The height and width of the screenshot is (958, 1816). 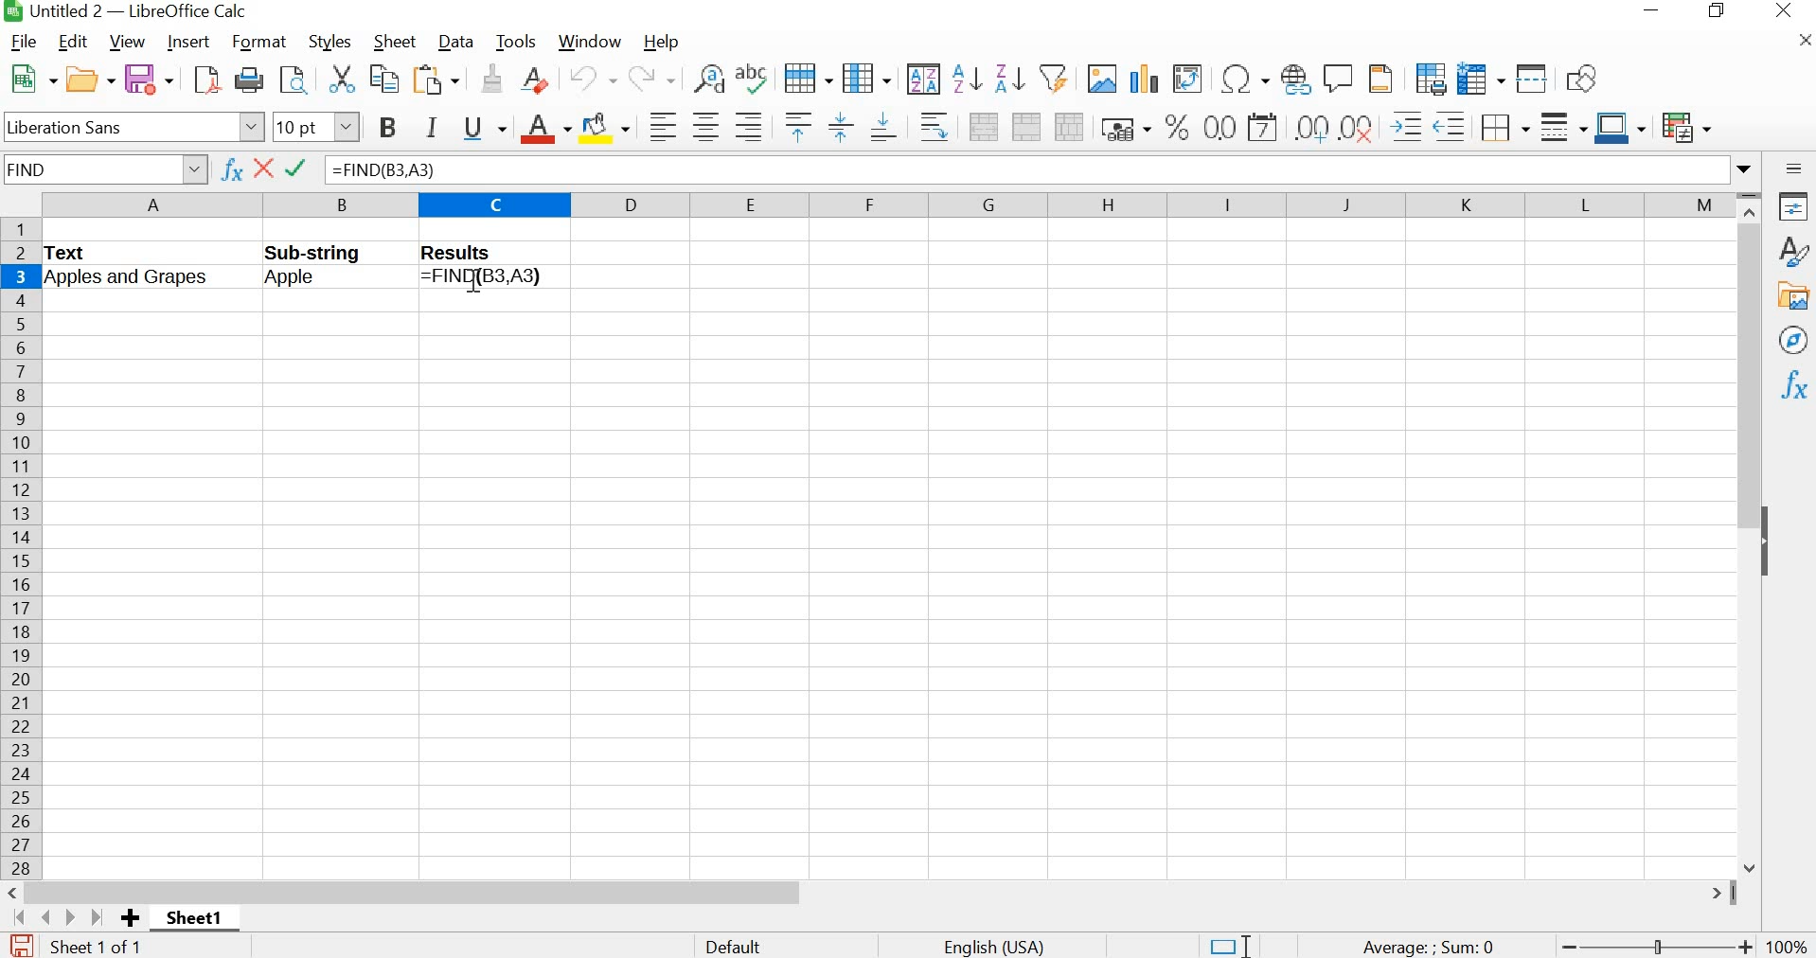 What do you see at coordinates (472, 254) in the screenshot?
I see `Results` at bounding box center [472, 254].